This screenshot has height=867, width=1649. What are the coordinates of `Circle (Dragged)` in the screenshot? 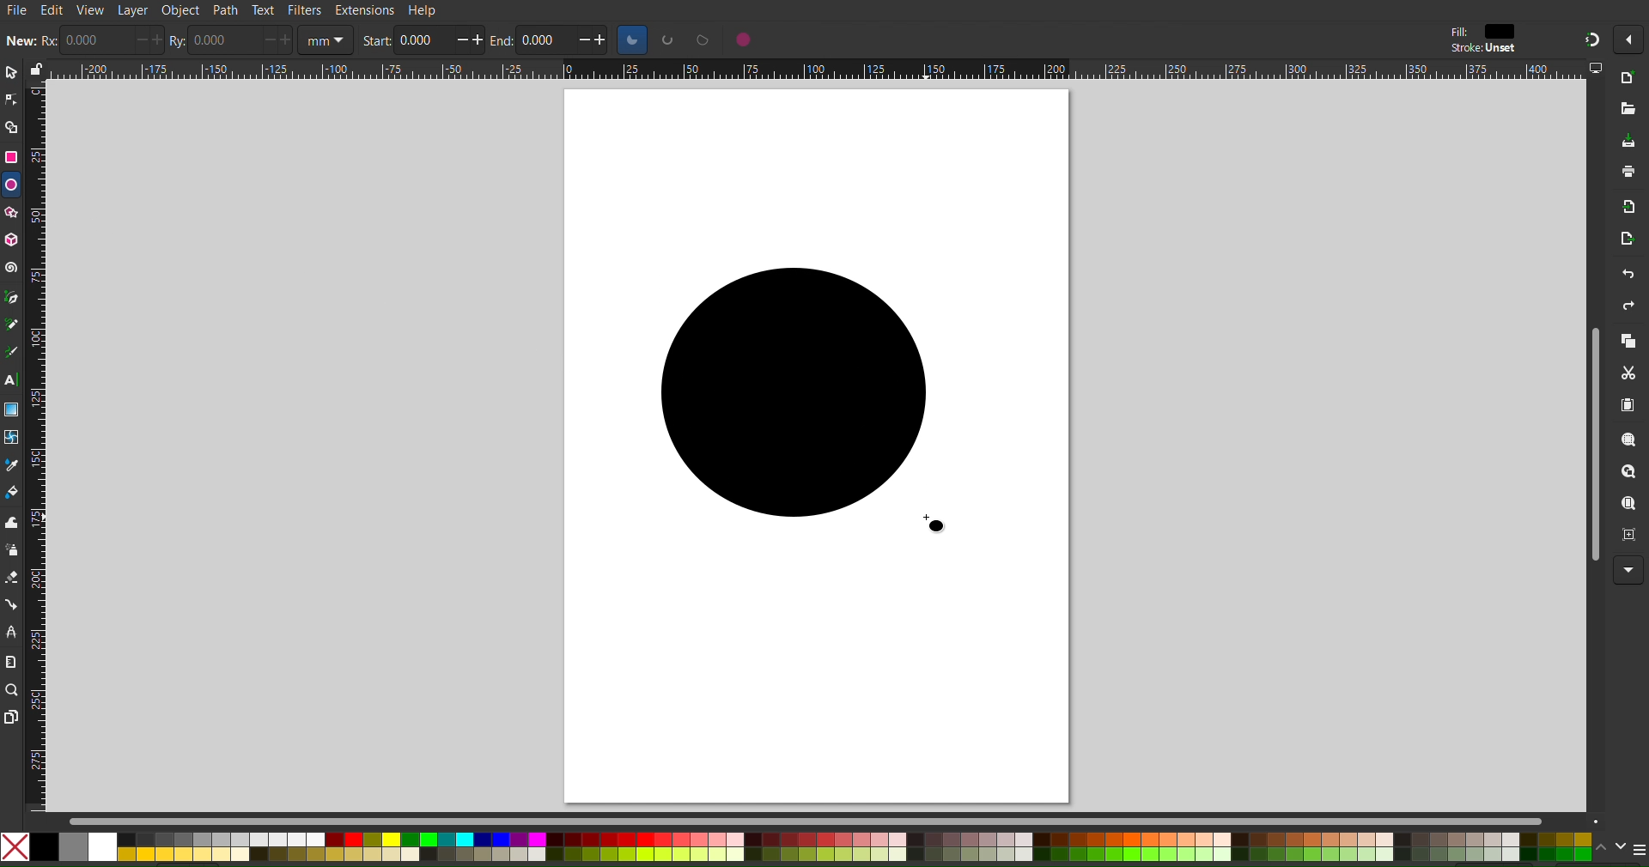 It's located at (805, 388).